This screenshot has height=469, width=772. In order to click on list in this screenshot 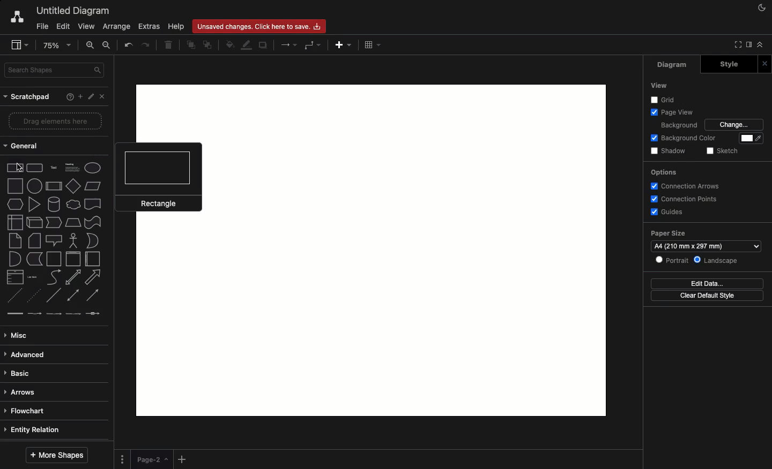, I will do `click(13, 277)`.